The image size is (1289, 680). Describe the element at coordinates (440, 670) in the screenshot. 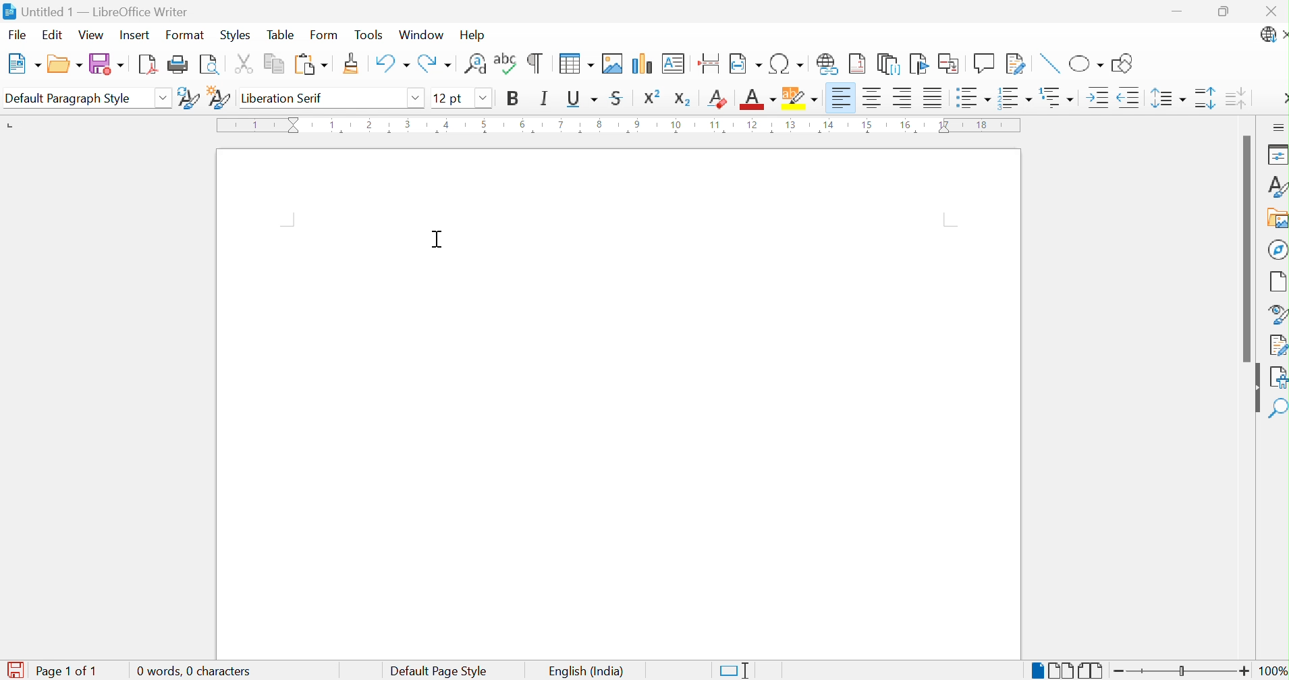

I see `Default Page Style` at that location.